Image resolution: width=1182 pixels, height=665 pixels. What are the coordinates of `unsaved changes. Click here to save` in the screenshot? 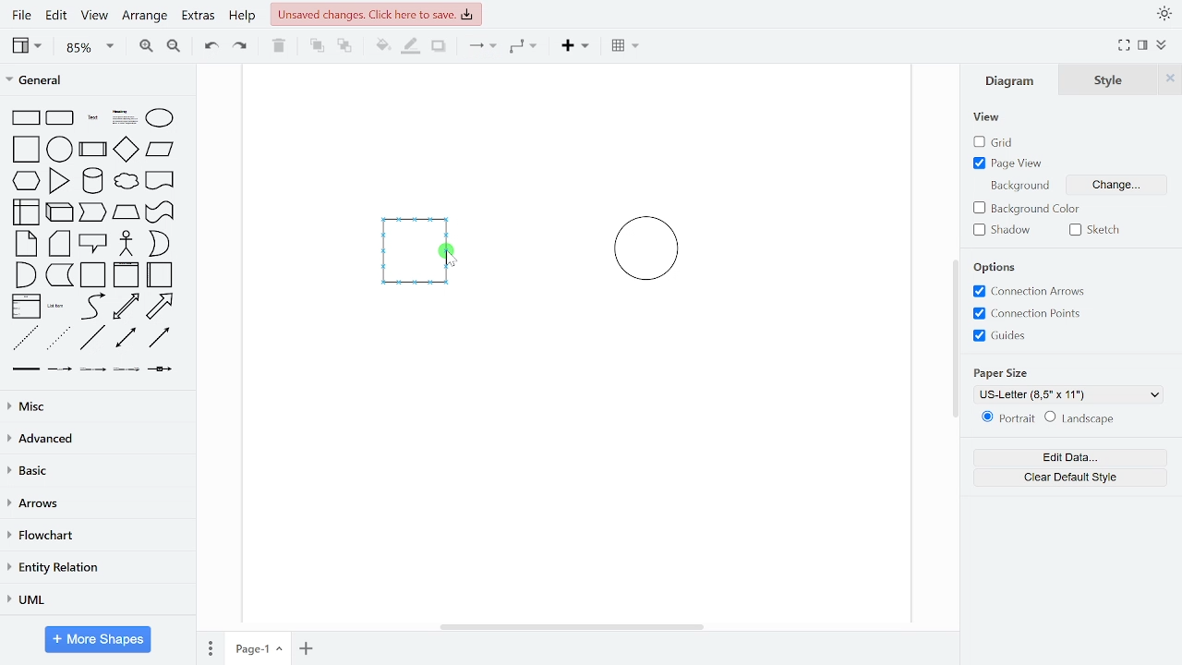 It's located at (377, 13).